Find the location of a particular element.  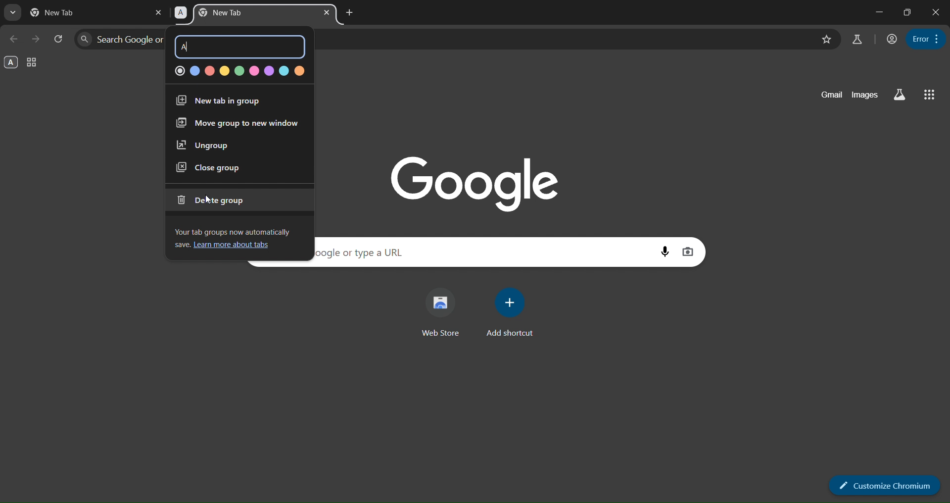

search tabs is located at coordinates (13, 14).